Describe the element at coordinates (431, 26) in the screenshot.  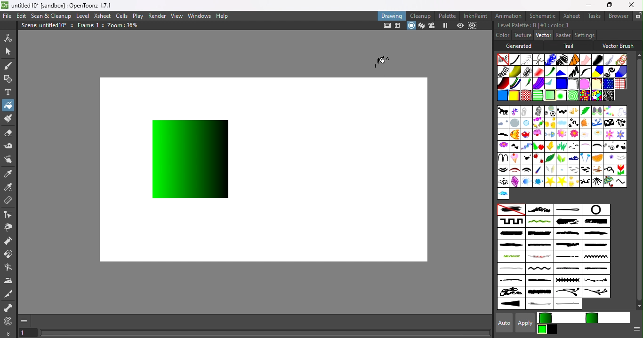
I see `Camera view` at that location.